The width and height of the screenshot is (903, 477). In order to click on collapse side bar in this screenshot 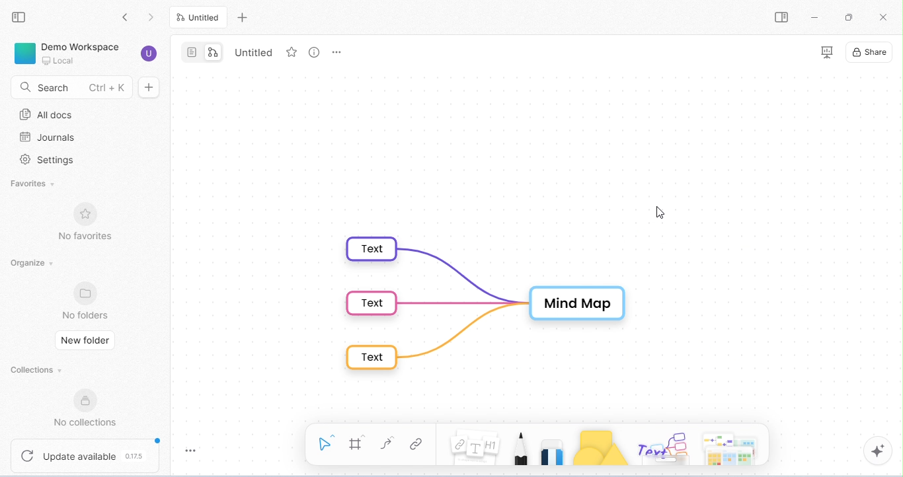, I will do `click(21, 18)`.